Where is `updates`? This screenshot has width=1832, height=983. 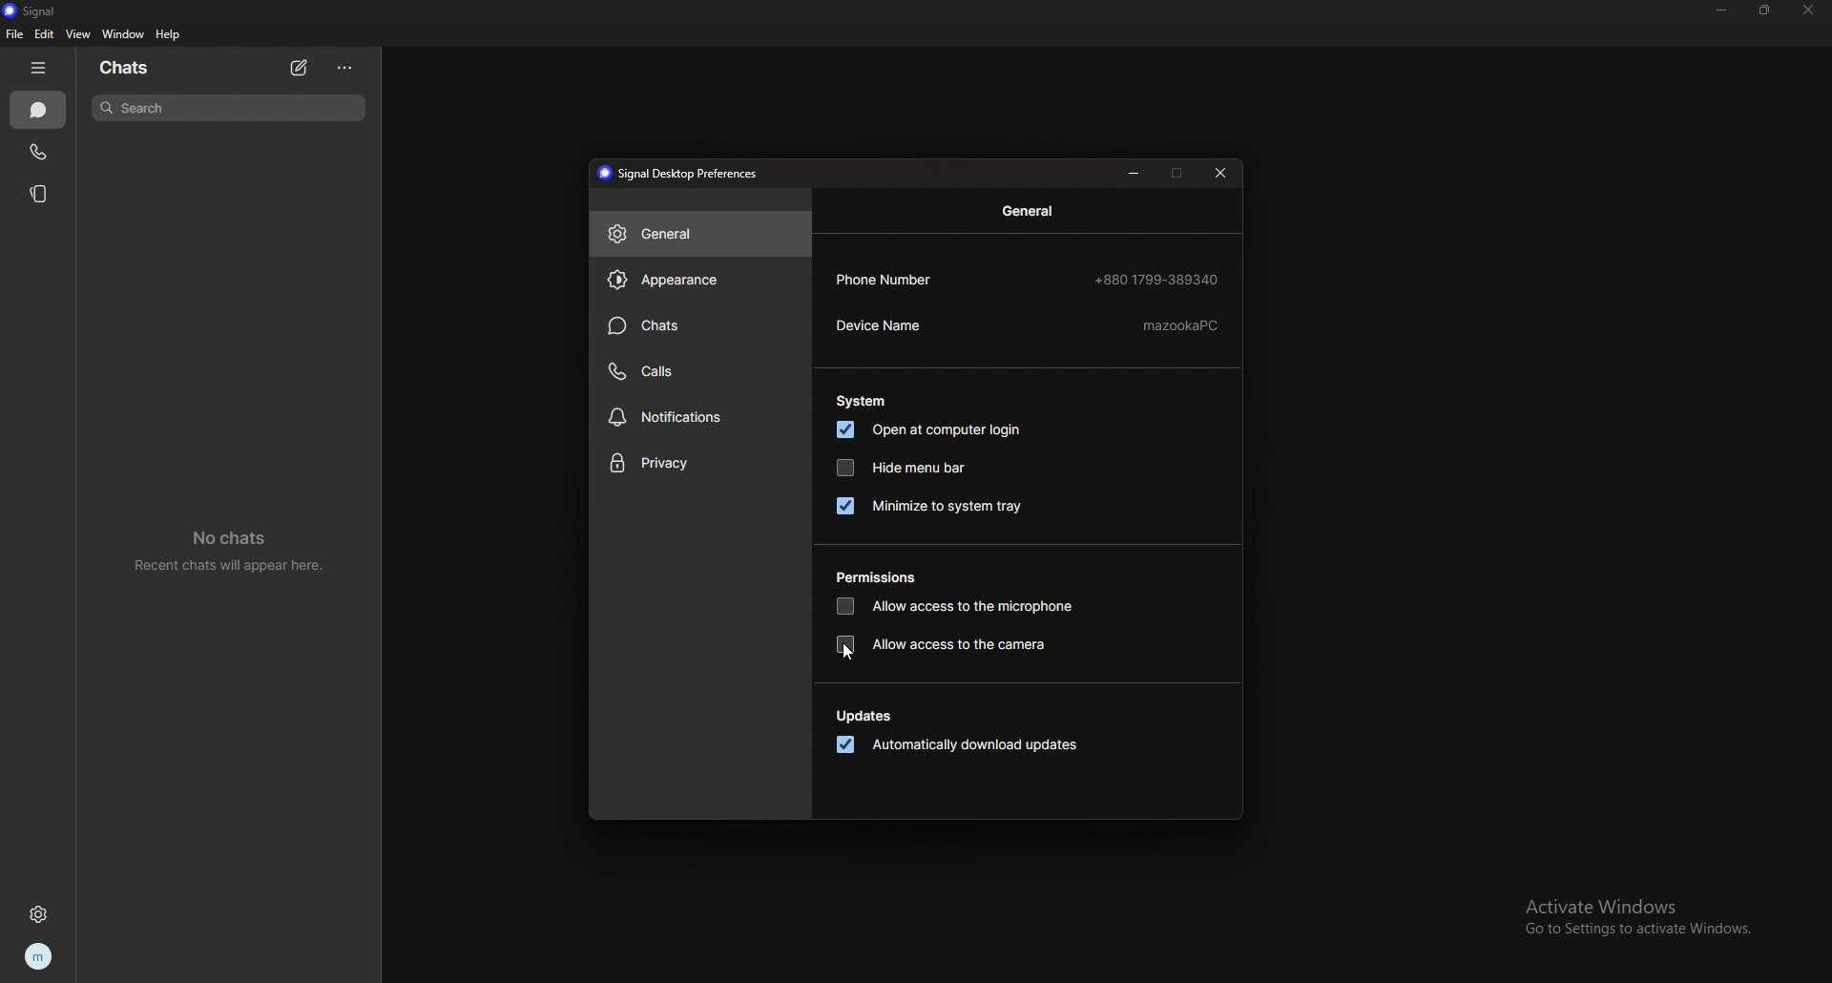 updates is located at coordinates (866, 717).